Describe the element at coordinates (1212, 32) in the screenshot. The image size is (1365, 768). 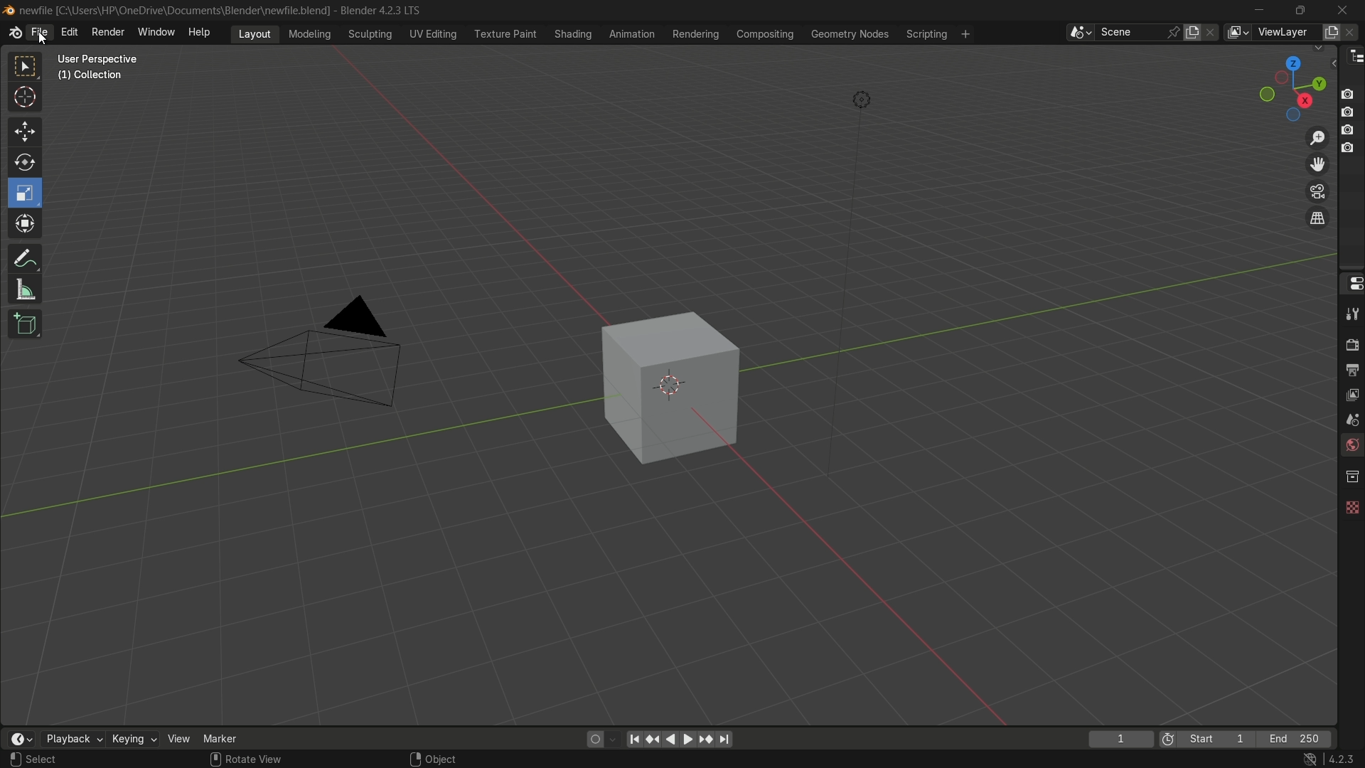
I see `delete scene` at that location.